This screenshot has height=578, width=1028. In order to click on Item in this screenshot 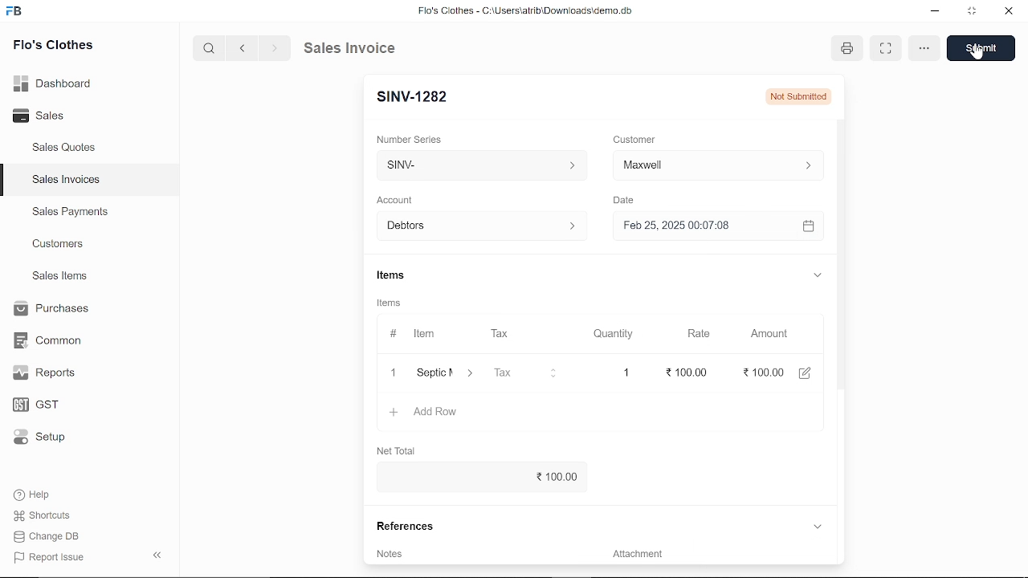, I will do `click(442, 373)`.